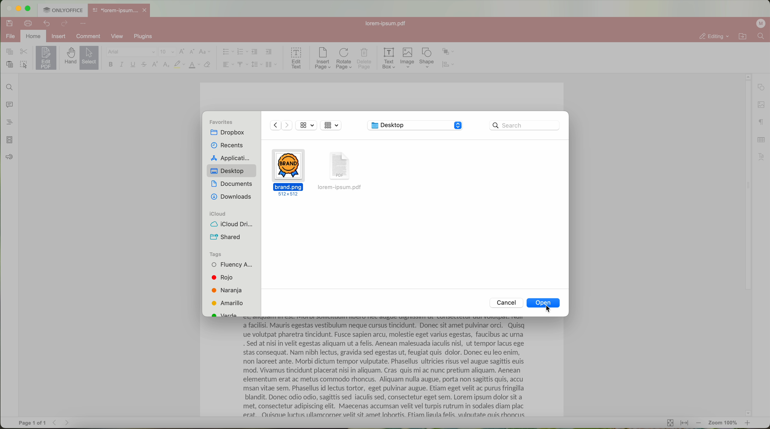  What do you see at coordinates (131, 52) in the screenshot?
I see `Arial` at bounding box center [131, 52].